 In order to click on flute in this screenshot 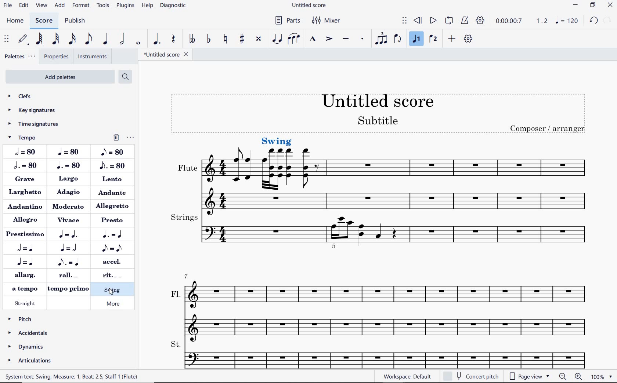, I will do `click(438, 176)`.